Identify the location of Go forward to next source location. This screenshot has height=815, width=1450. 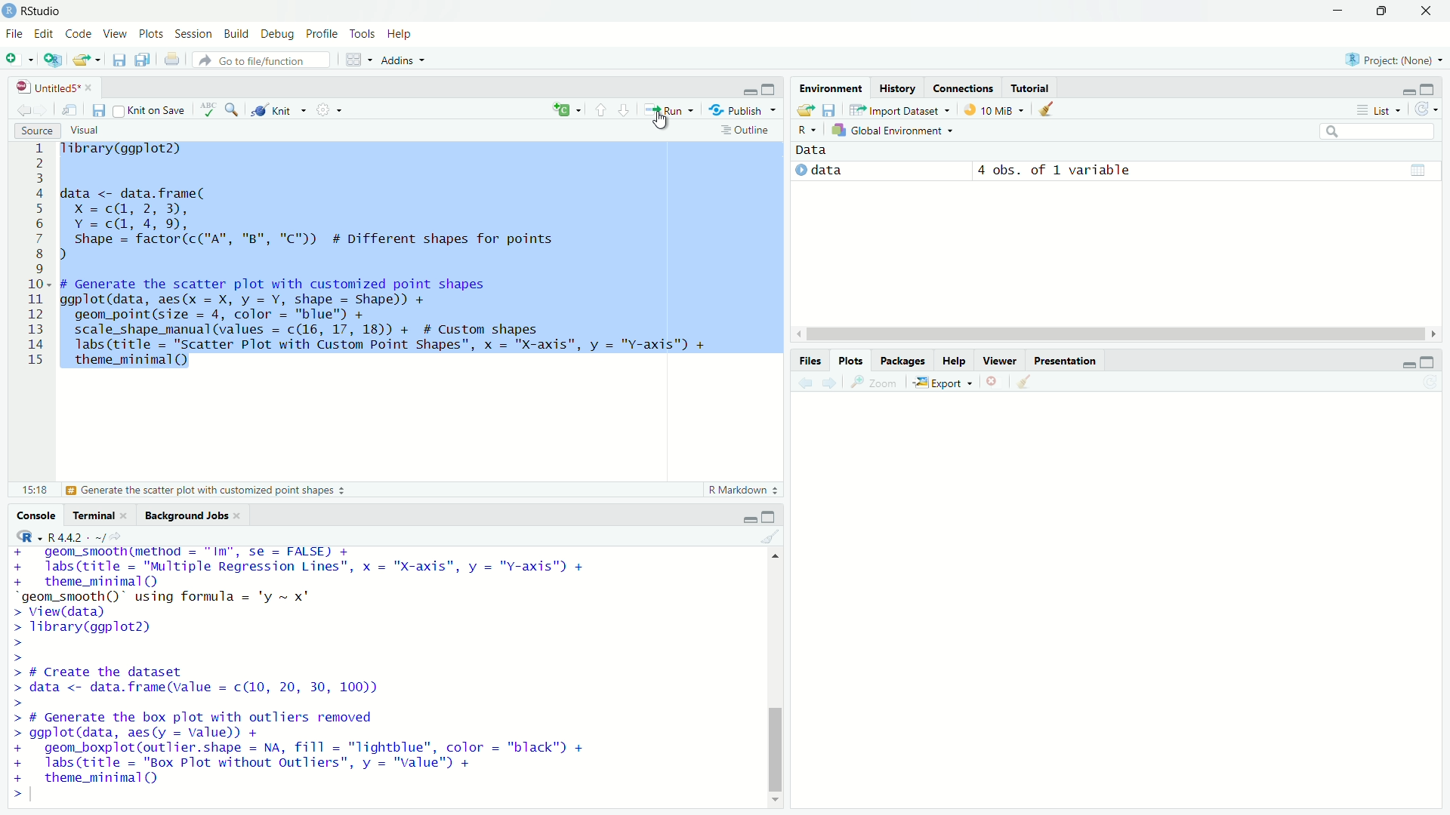
(41, 110).